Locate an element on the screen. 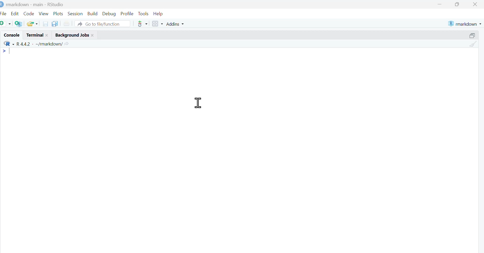 This screenshot has height=253, width=484. View is located at coordinates (44, 13).